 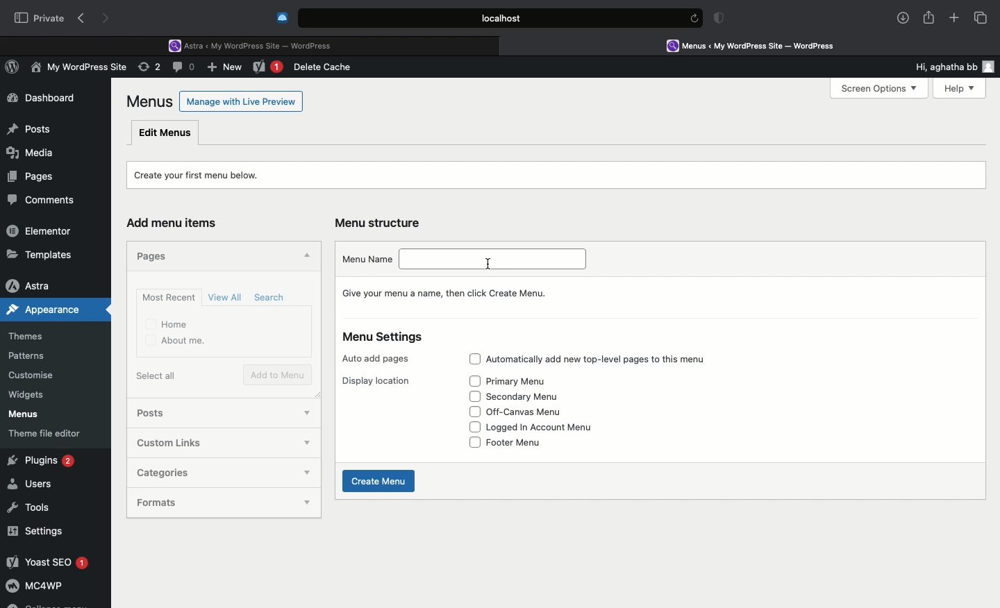 I want to click on Media, so click(x=32, y=151).